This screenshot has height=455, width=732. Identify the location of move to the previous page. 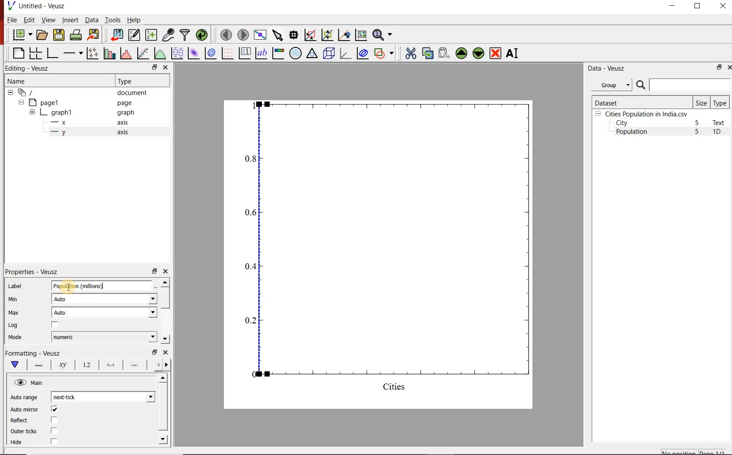
(225, 34).